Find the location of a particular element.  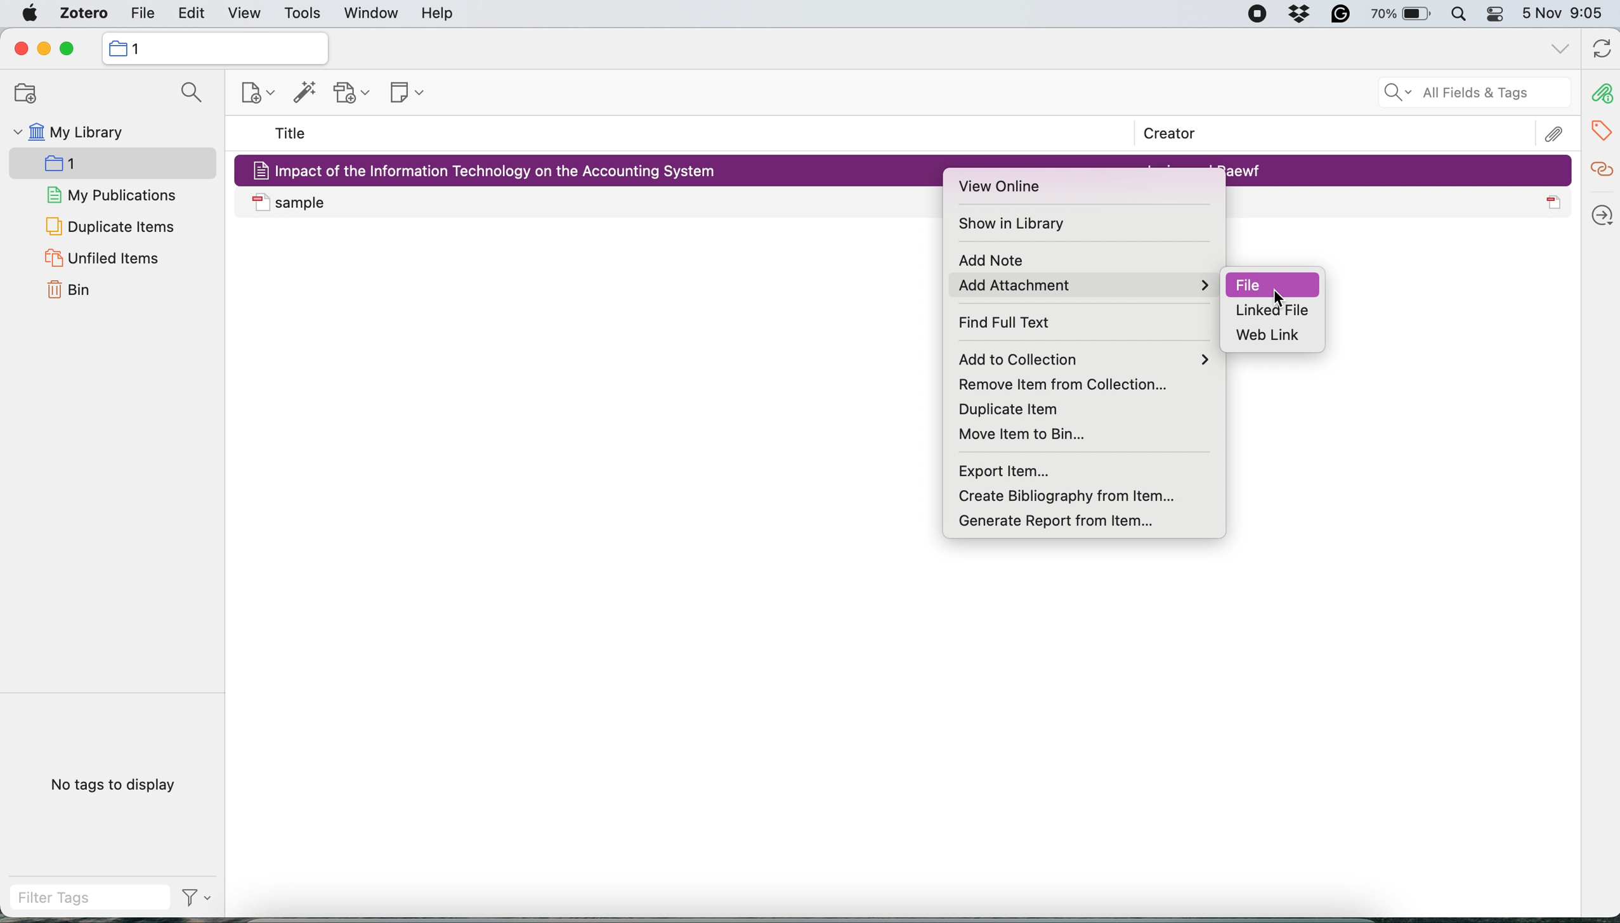

move item to bin is located at coordinates (1035, 432).